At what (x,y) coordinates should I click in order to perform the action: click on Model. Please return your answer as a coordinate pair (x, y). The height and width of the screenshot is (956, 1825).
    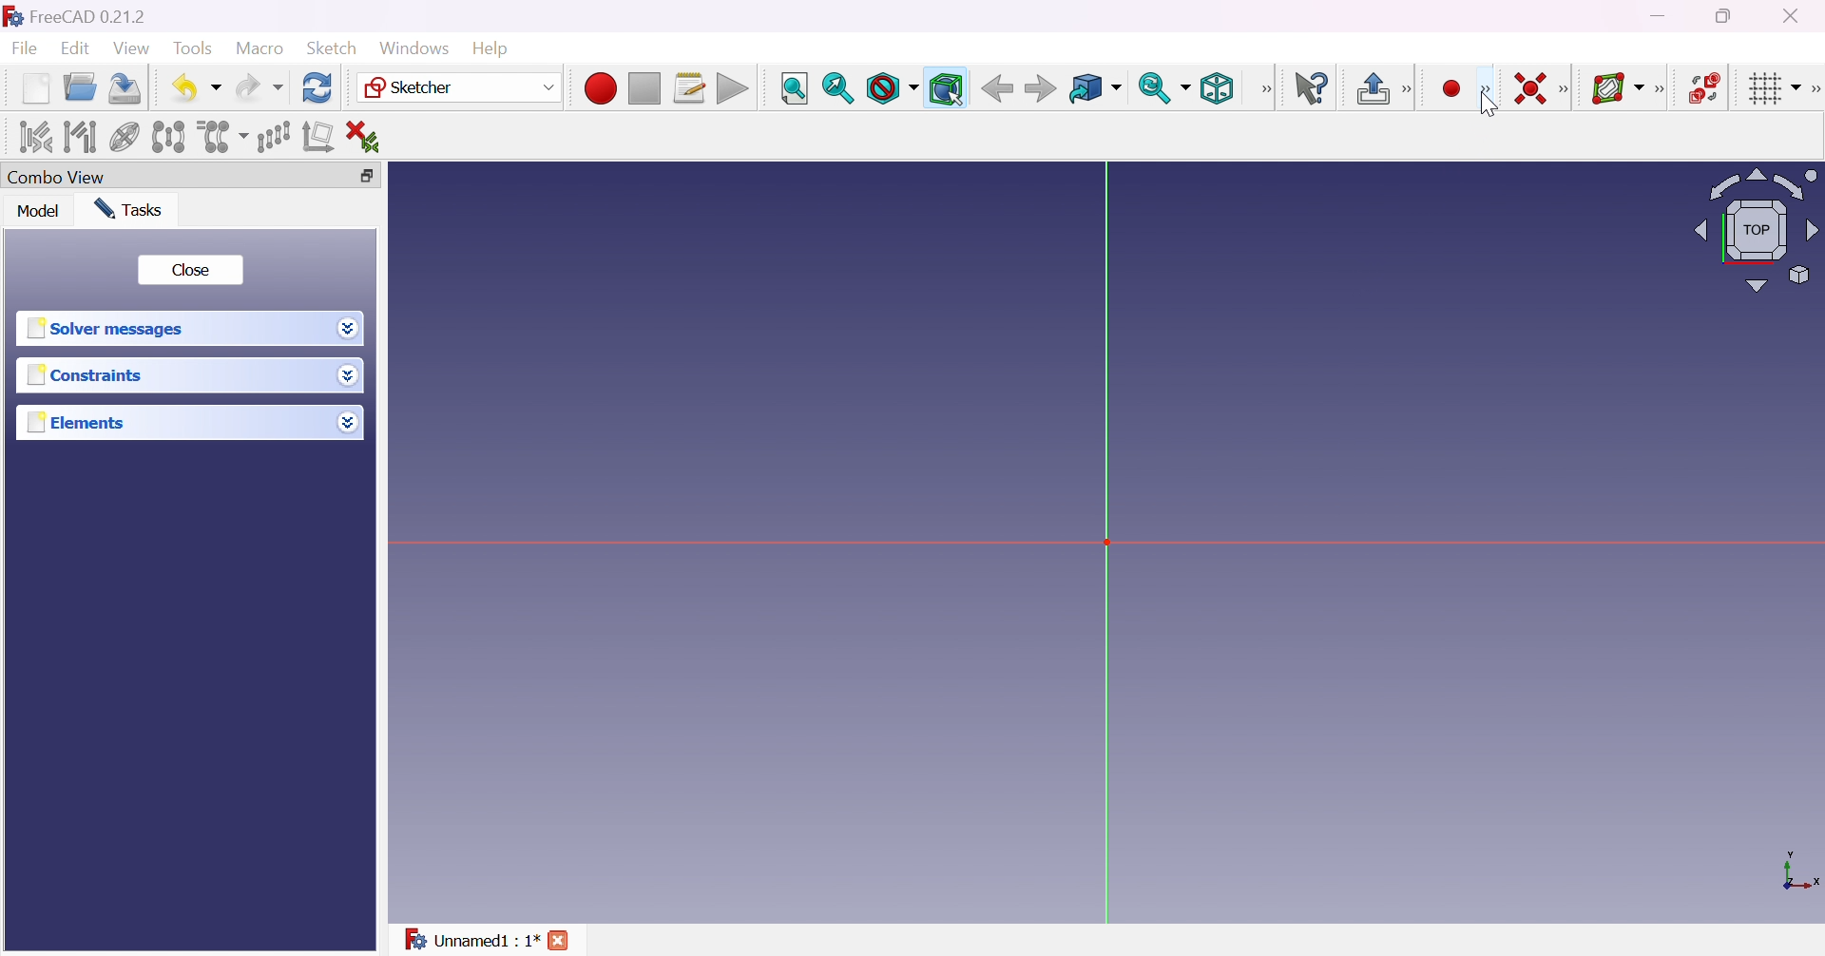
    Looking at the image, I should click on (37, 211).